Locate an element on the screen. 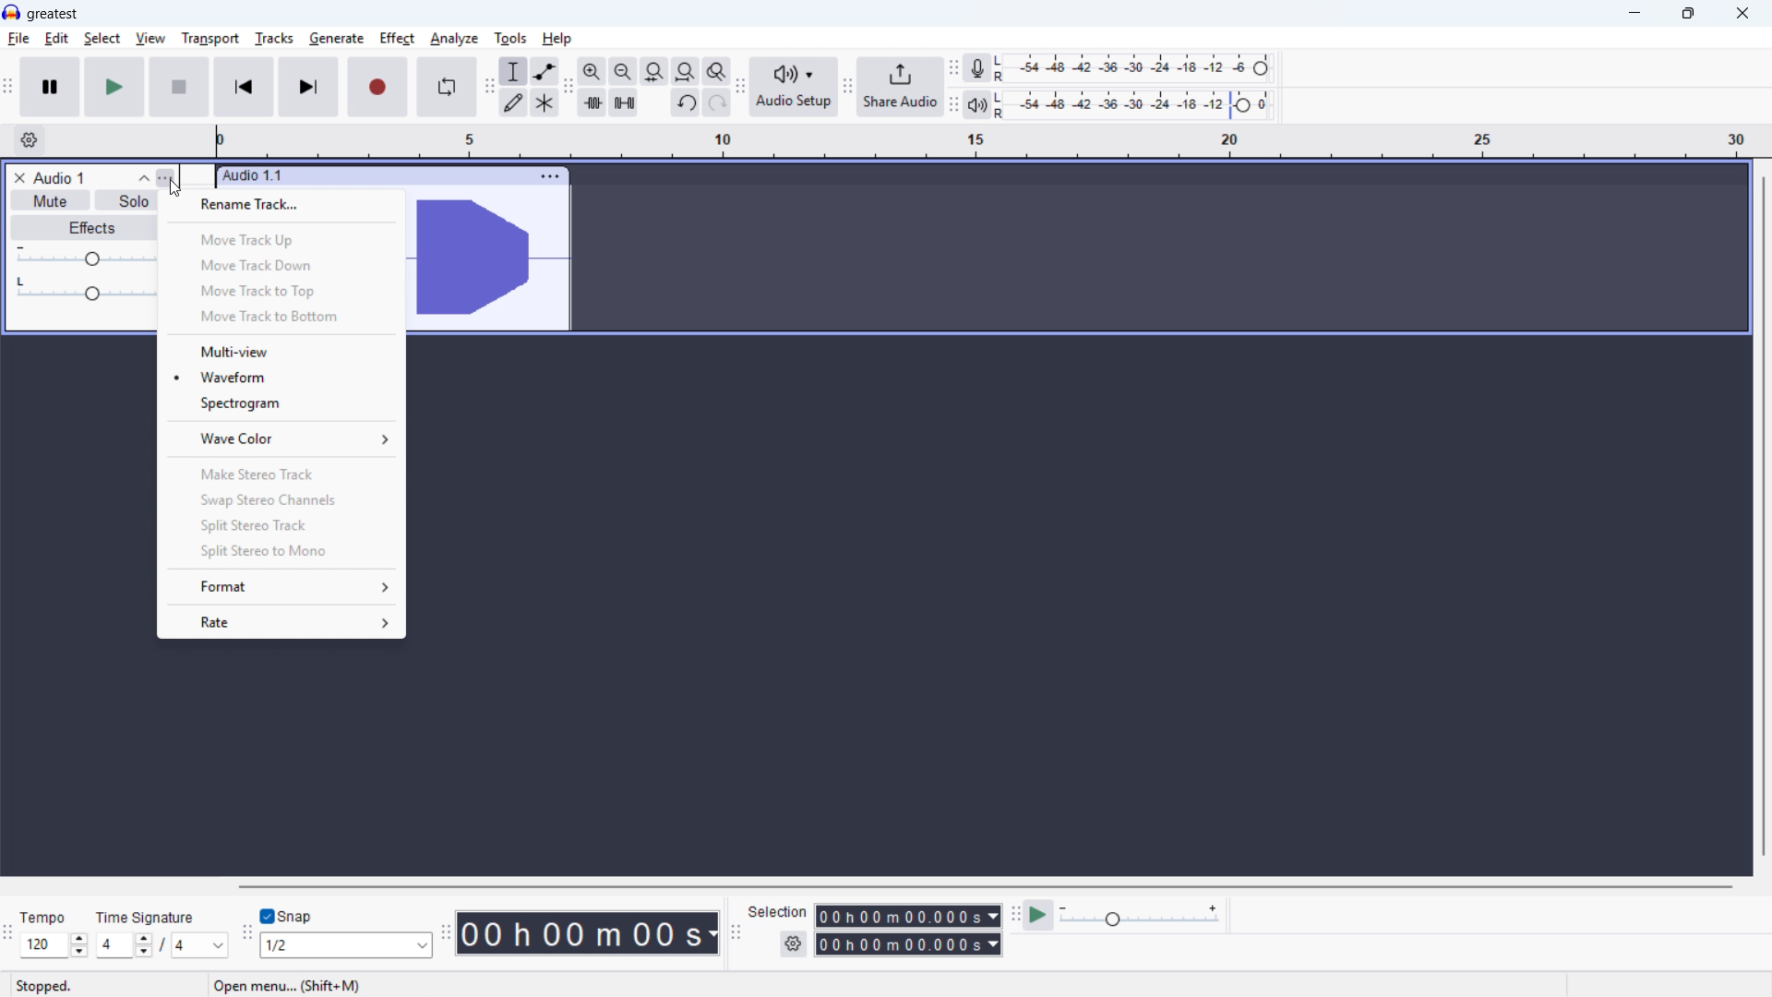 The image size is (1772, 997). pan: center is located at coordinates (79, 290).